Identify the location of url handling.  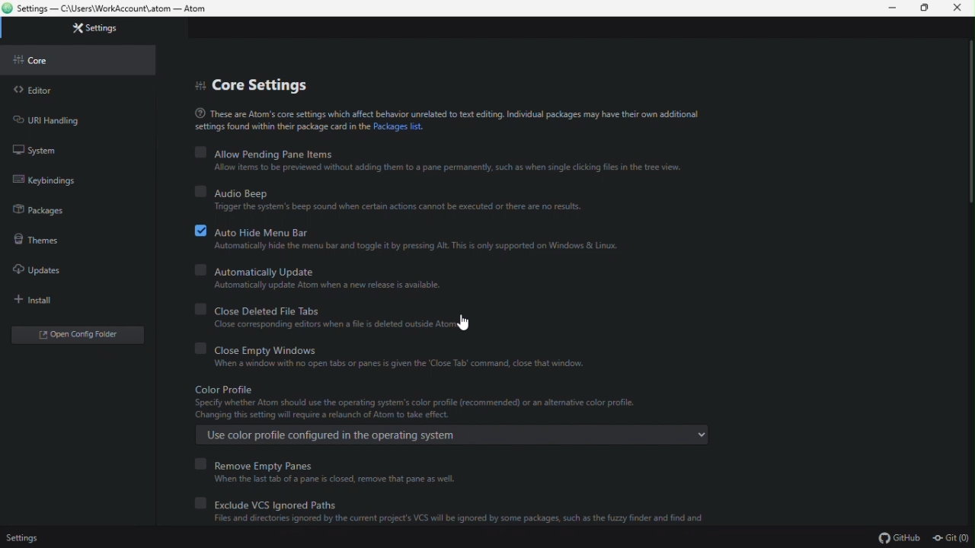
(62, 118).